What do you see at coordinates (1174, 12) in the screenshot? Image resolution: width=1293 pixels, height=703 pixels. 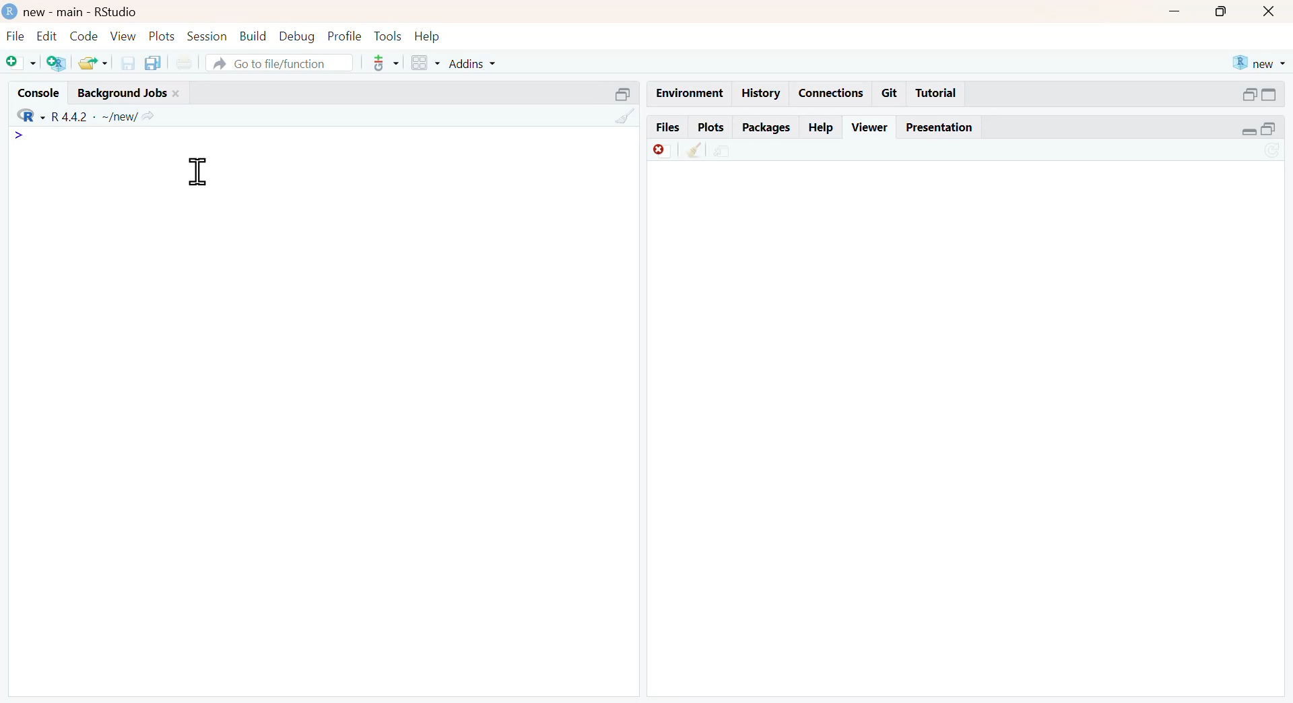 I see `minimise` at bounding box center [1174, 12].